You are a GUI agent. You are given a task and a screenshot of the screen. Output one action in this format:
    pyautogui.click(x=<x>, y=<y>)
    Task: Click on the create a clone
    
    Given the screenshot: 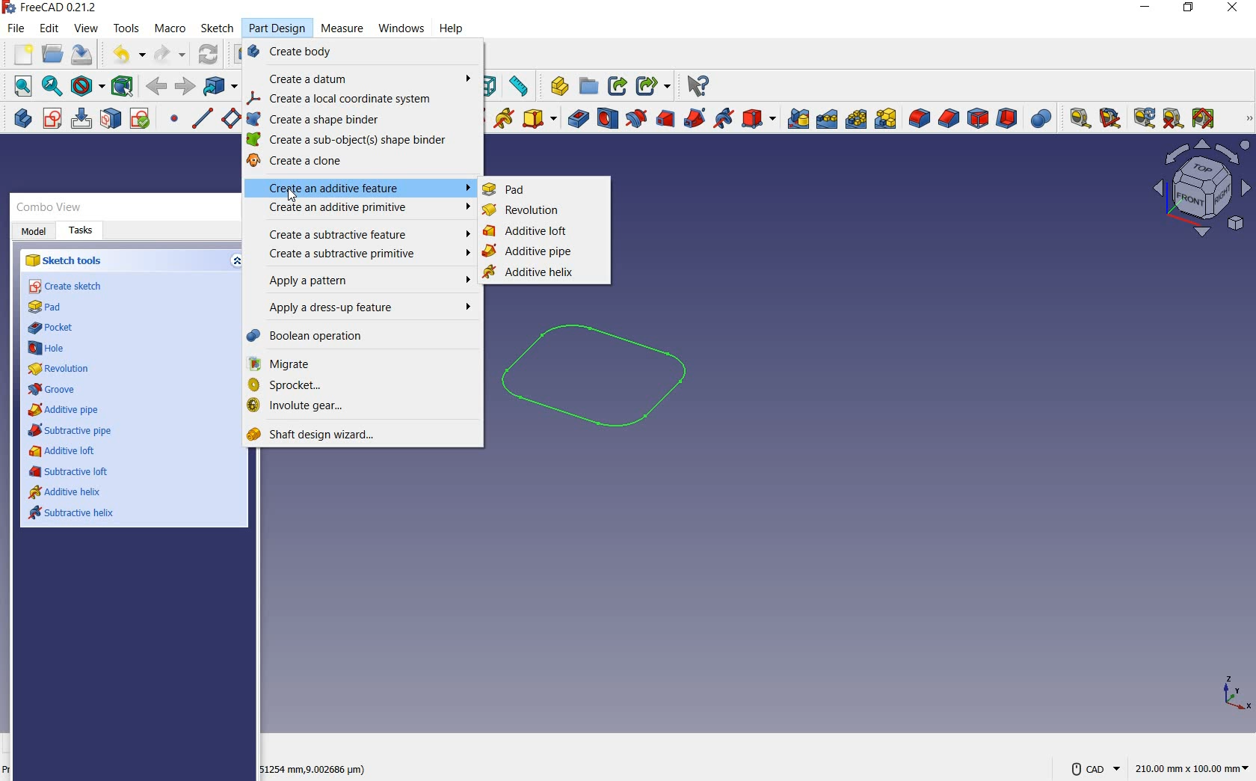 What is the action you would take?
    pyautogui.click(x=349, y=162)
    